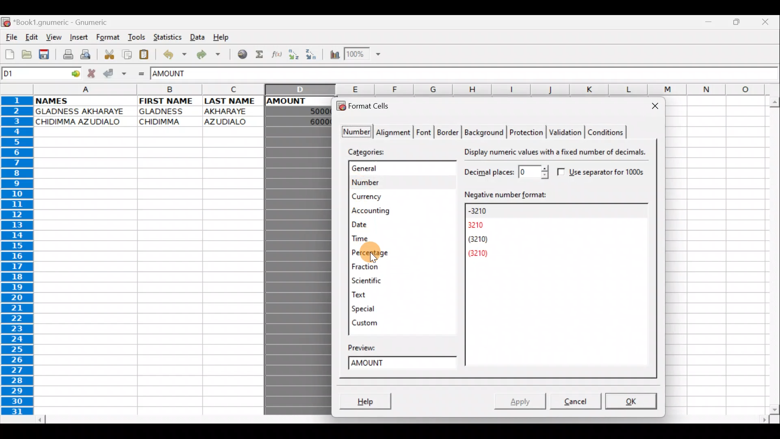 Image resolution: width=780 pixels, height=439 pixels. Describe the element at coordinates (224, 38) in the screenshot. I see `Help` at that location.